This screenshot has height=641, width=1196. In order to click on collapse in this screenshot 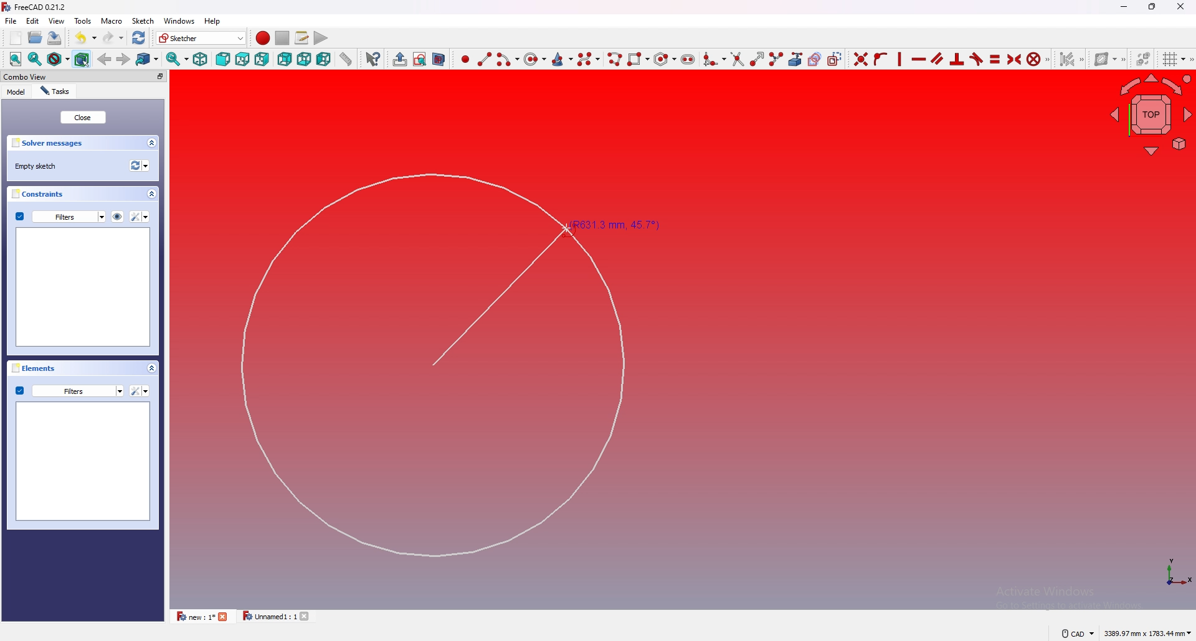, I will do `click(152, 194)`.